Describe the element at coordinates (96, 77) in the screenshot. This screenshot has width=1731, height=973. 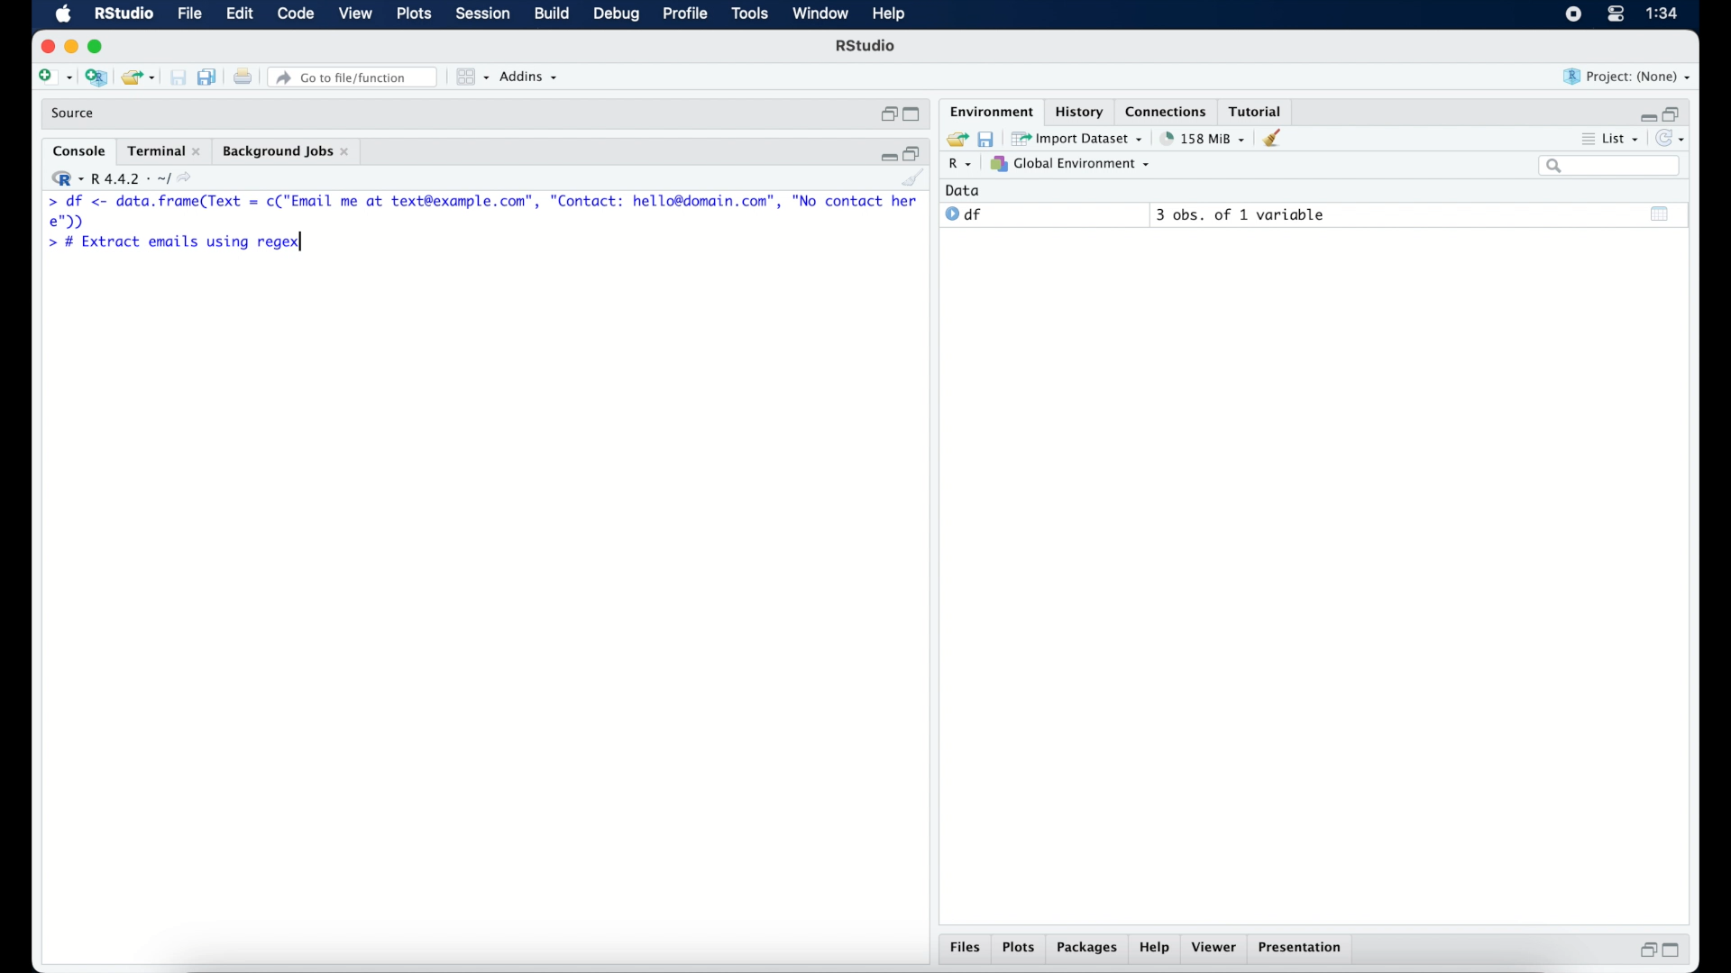
I see `create new project` at that location.